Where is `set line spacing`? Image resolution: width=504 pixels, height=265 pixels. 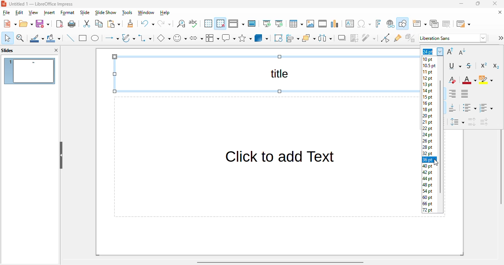
set line spacing is located at coordinates (457, 122).